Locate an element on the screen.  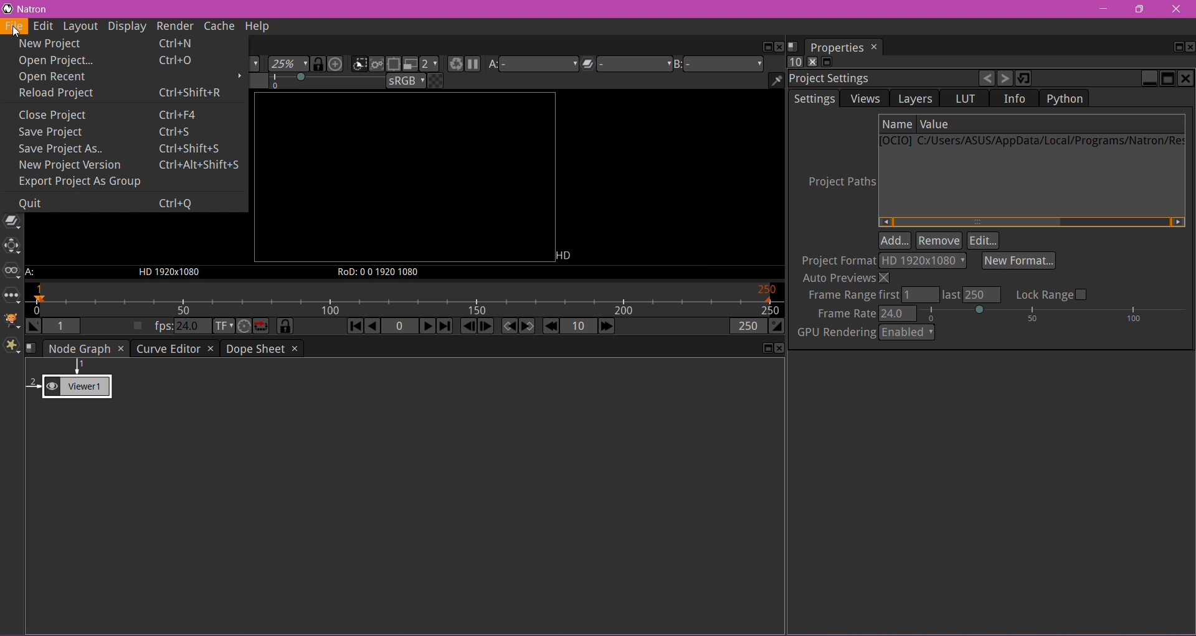
Redo the last change undone to this operator is located at coordinates (1005, 78).